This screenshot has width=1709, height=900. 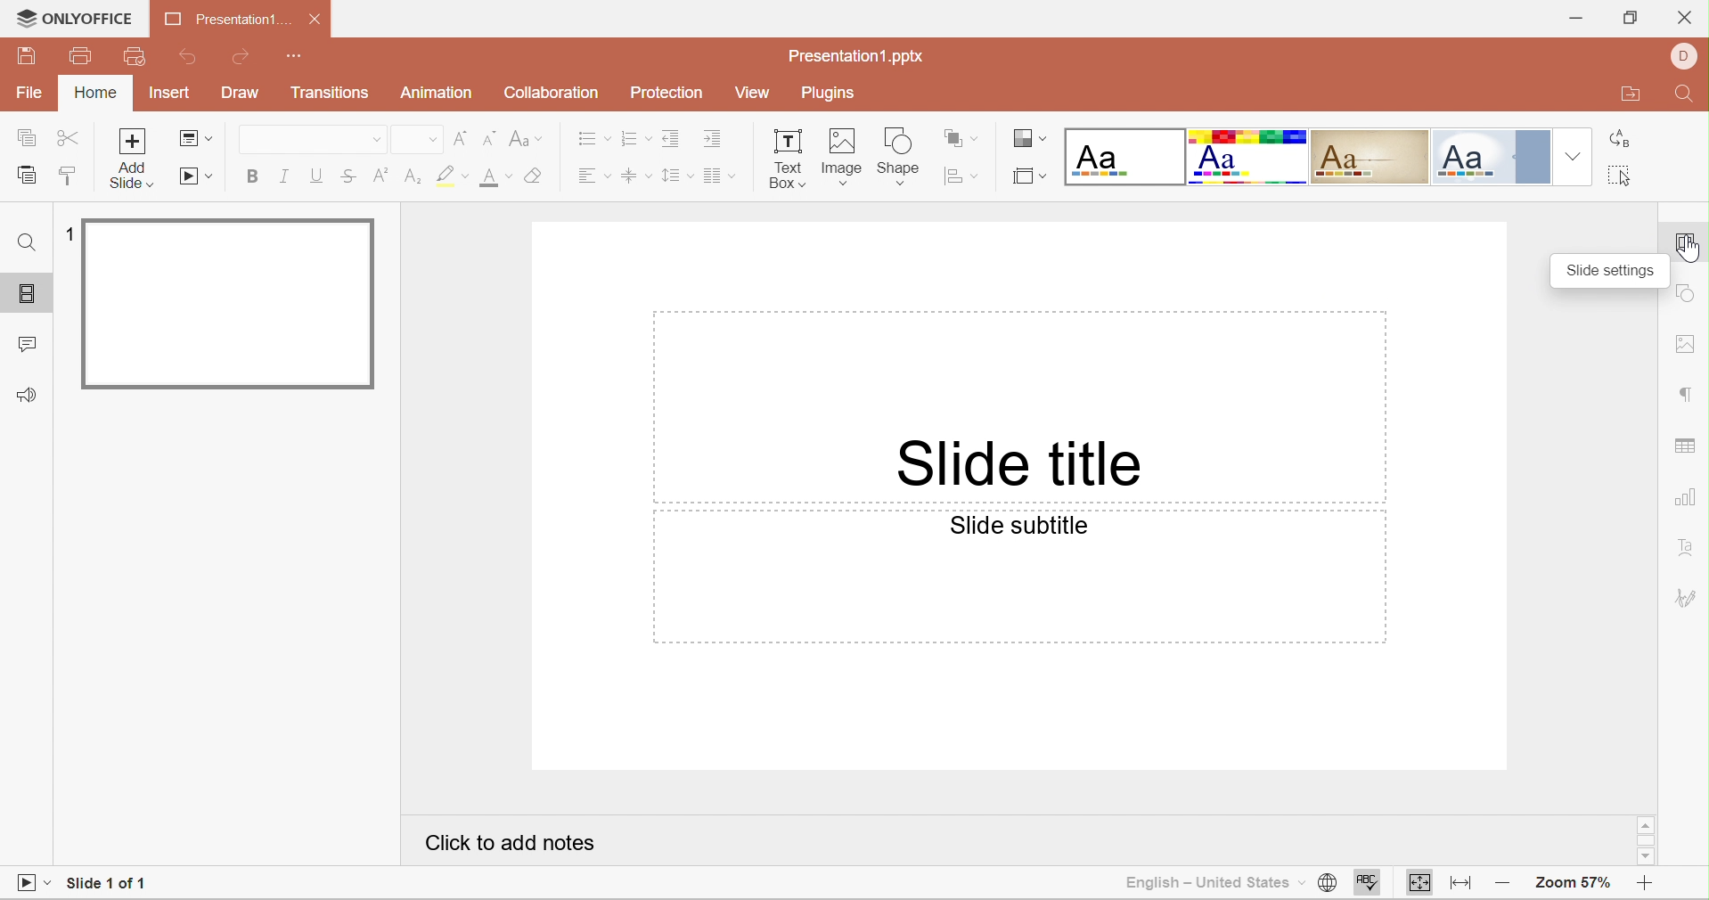 What do you see at coordinates (783, 158) in the screenshot?
I see `Text Box` at bounding box center [783, 158].